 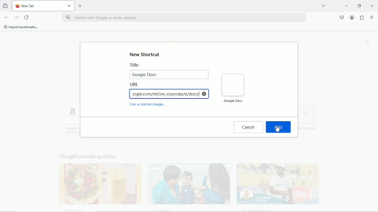 What do you see at coordinates (80, 6) in the screenshot?
I see `new tab` at bounding box center [80, 6].